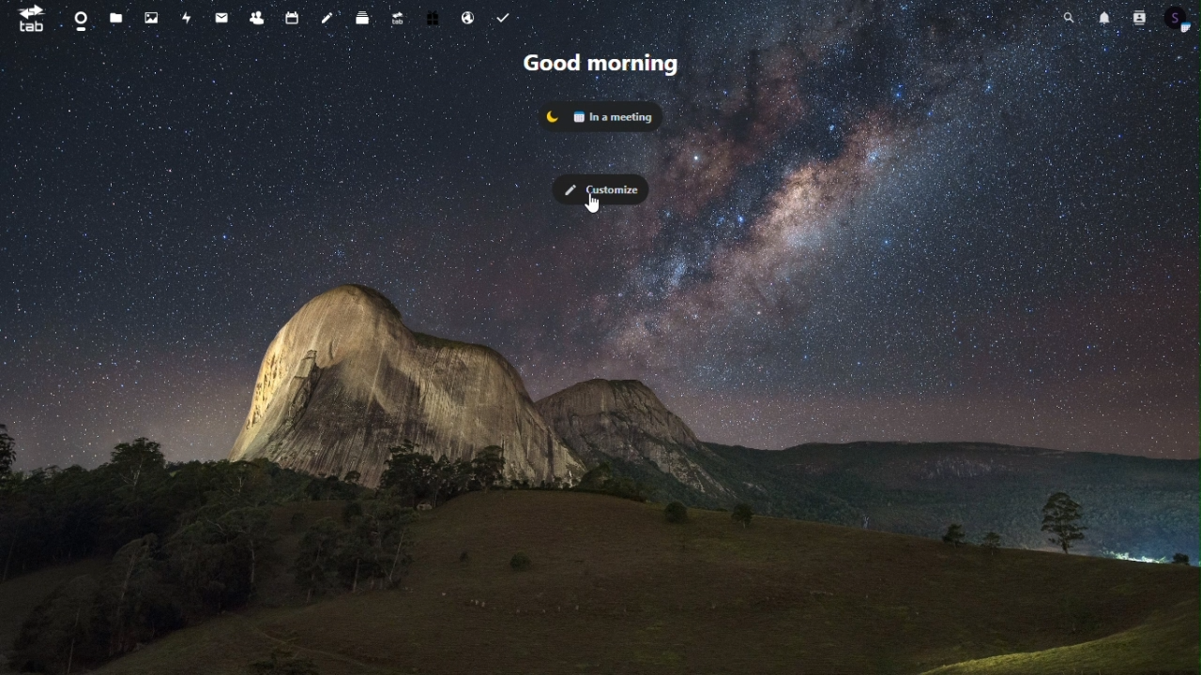 The height and width of the screenshot is (675, 1201). What do you see at coordinates (1070, 20) in the screenshot?
I see `search` at bounding box center [1070, 20].